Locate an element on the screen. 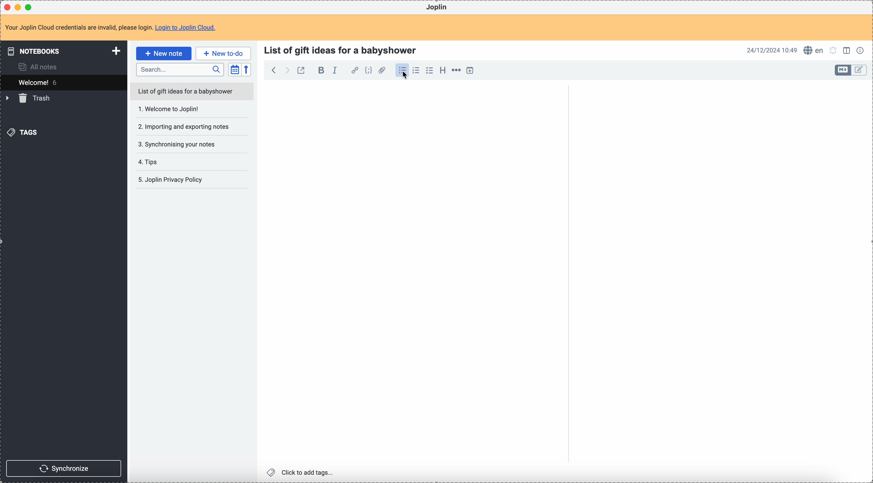  click on new note is located at coordinates (163, 54).